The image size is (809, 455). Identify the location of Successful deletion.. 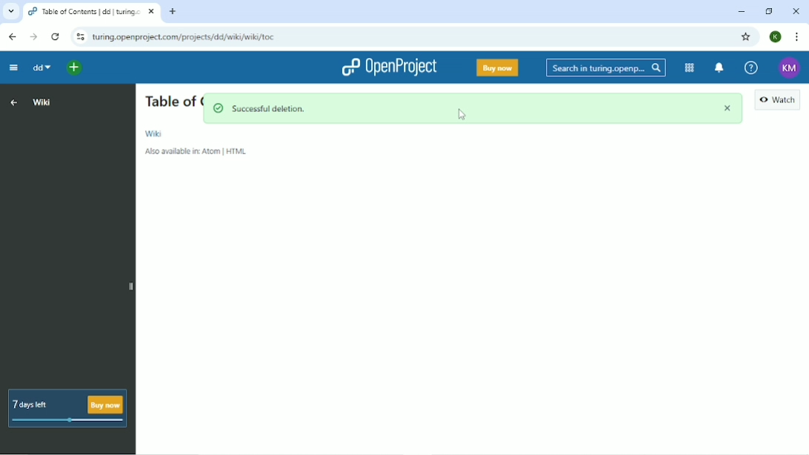
(473, 109).